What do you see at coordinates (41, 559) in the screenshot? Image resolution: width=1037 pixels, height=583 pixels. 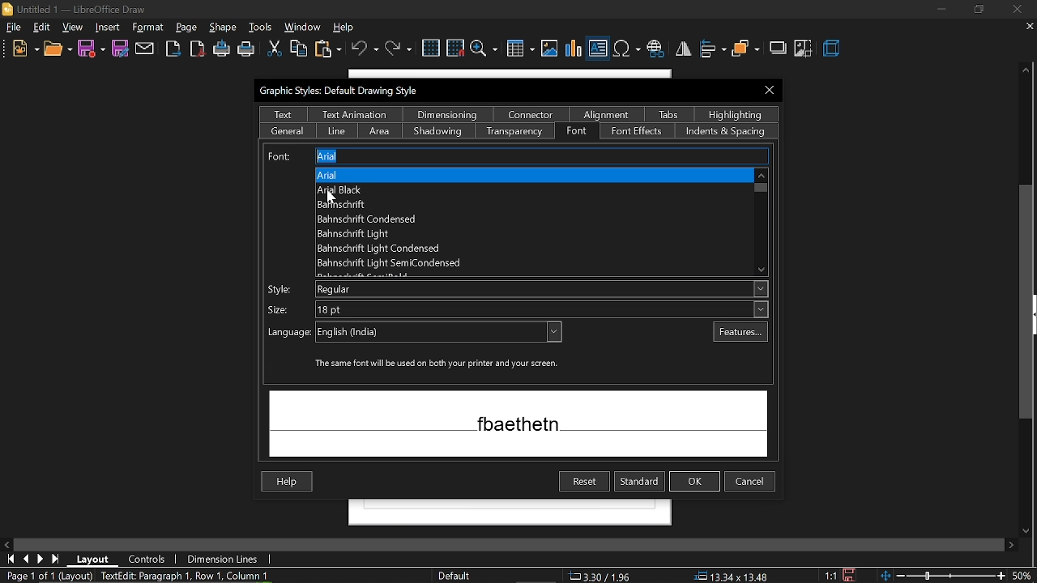 I see `next page` at bounding box center [41, 559].